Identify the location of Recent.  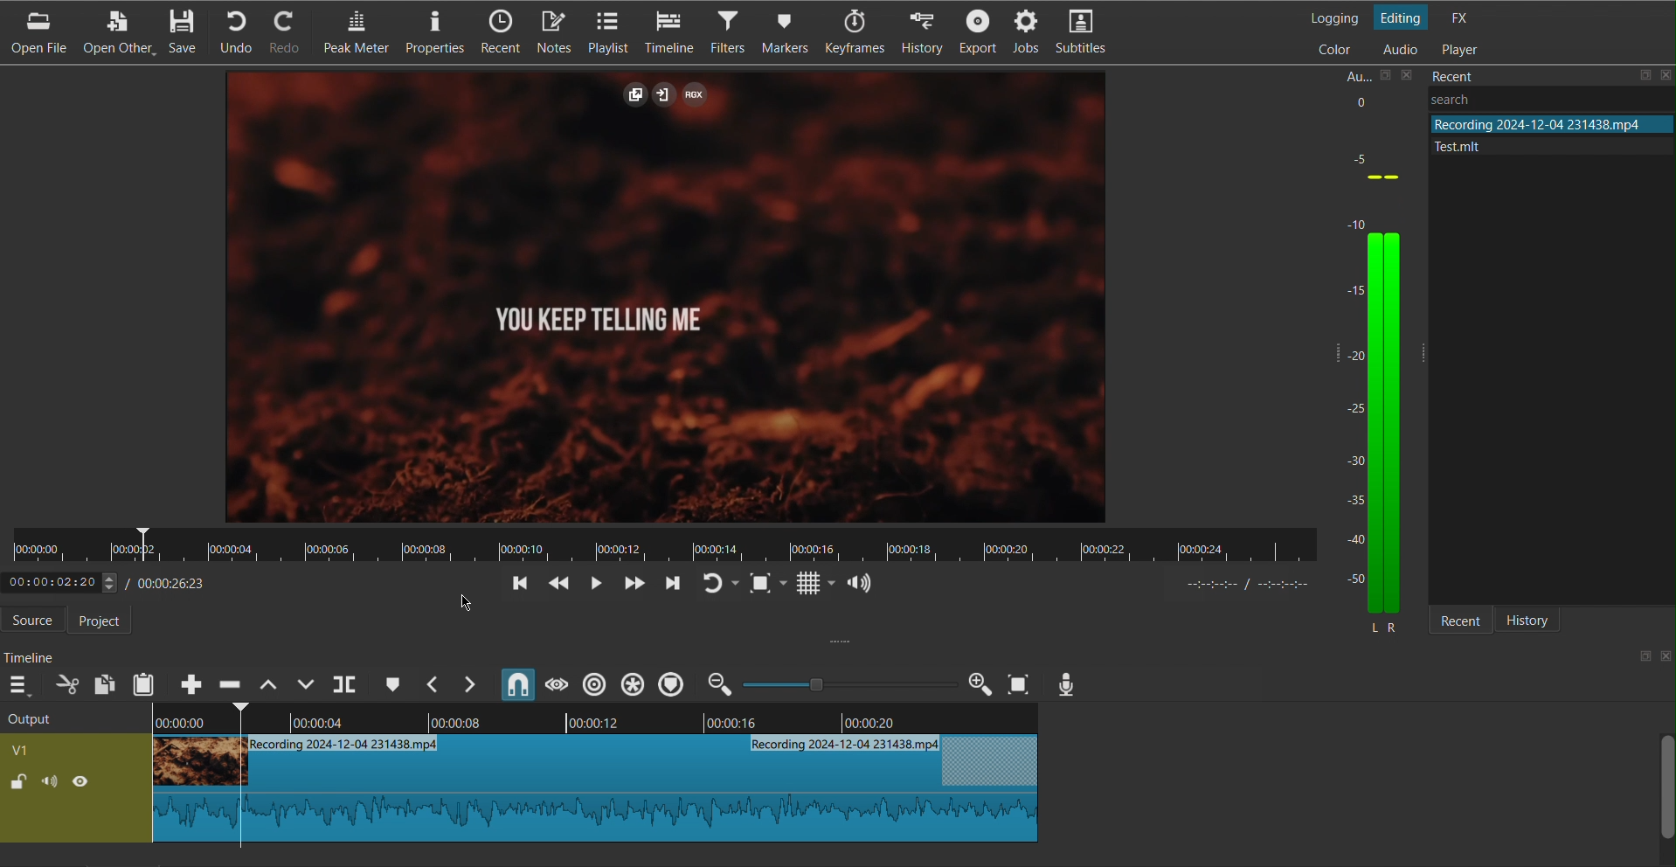
(498, 33).